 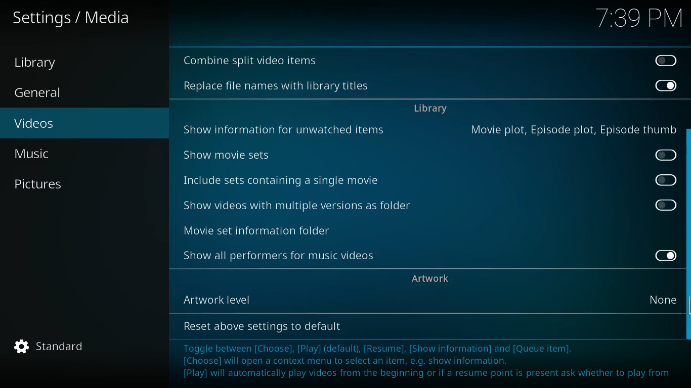 What do you see at coordinates (262, 326) in the screenshot?
I see `reset above setting to default` at bounding box center [262, 326].